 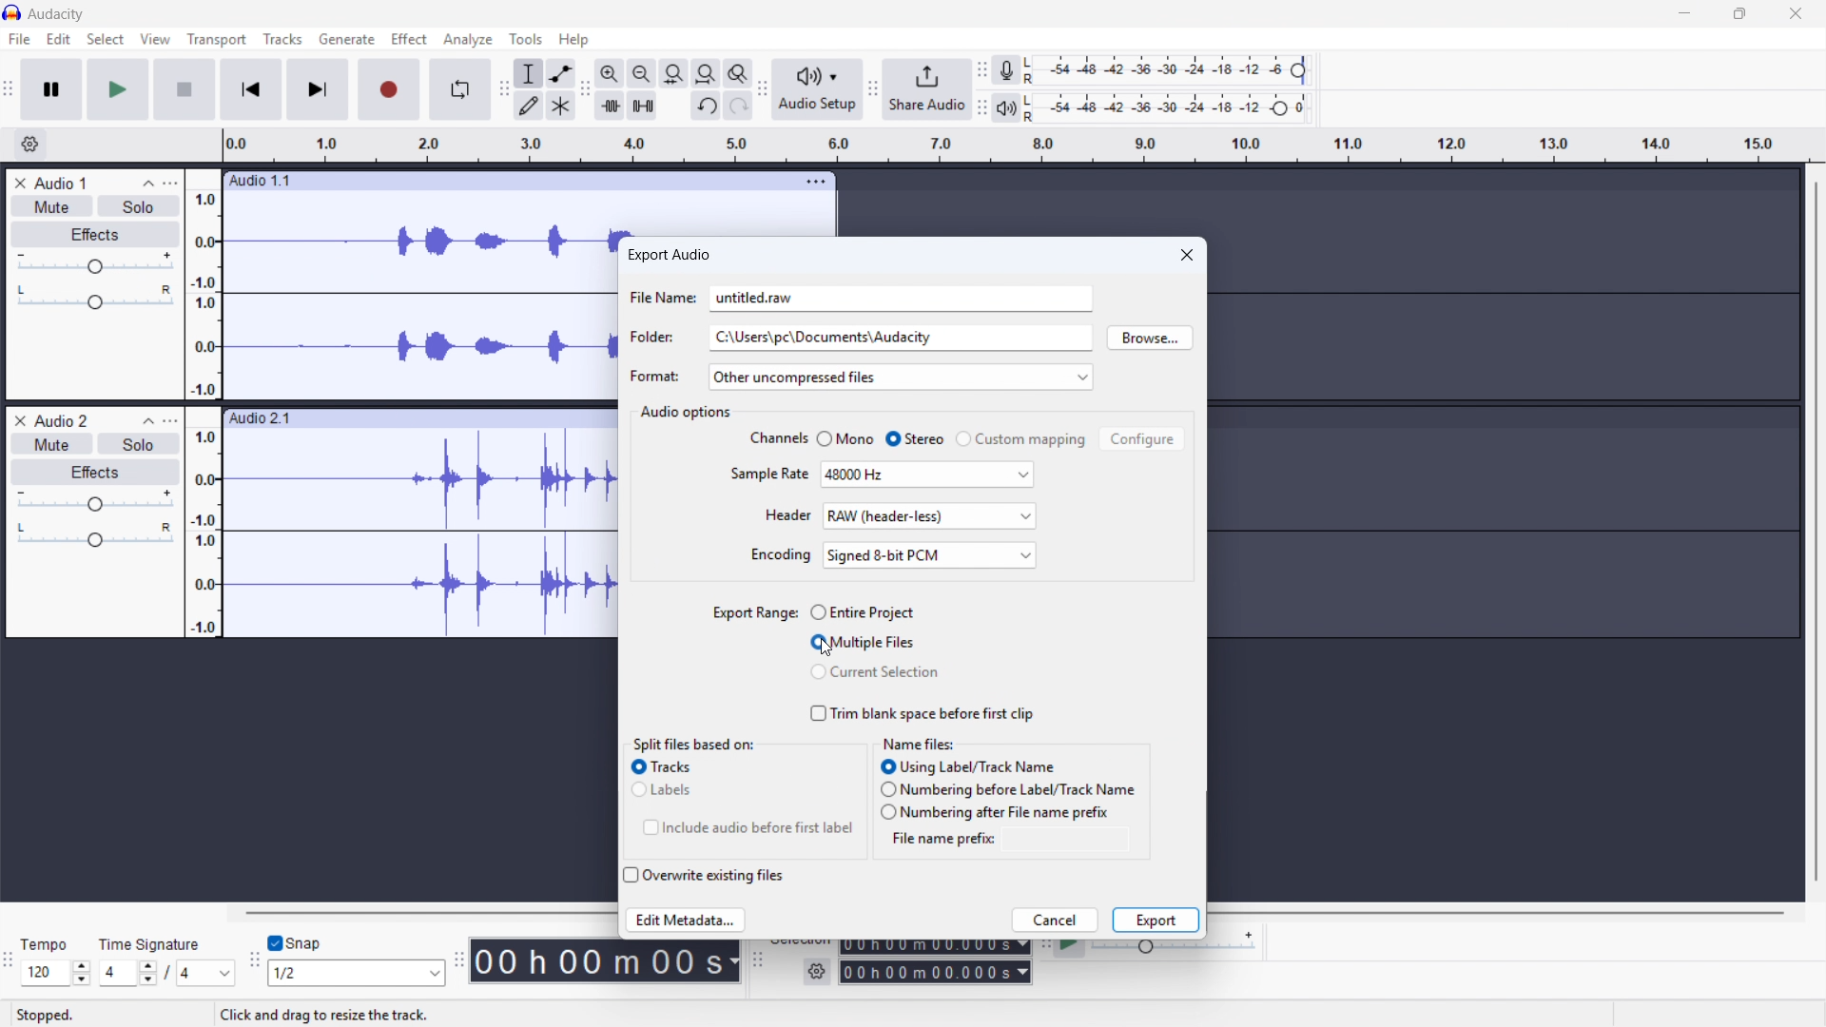 What do you see at coordinates (585, 89) in the screenshot?
I see `Edit toolbar ` at bounding box center [585, 89].